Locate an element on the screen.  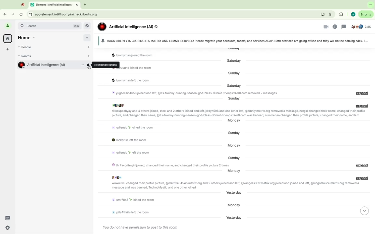
Room options is located at coordinates (82, 65).